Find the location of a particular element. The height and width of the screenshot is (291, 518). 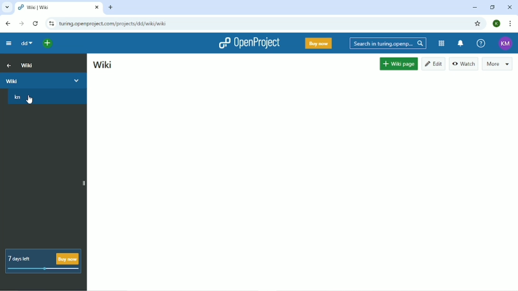

Minimize is located at coordinates (474, 7).